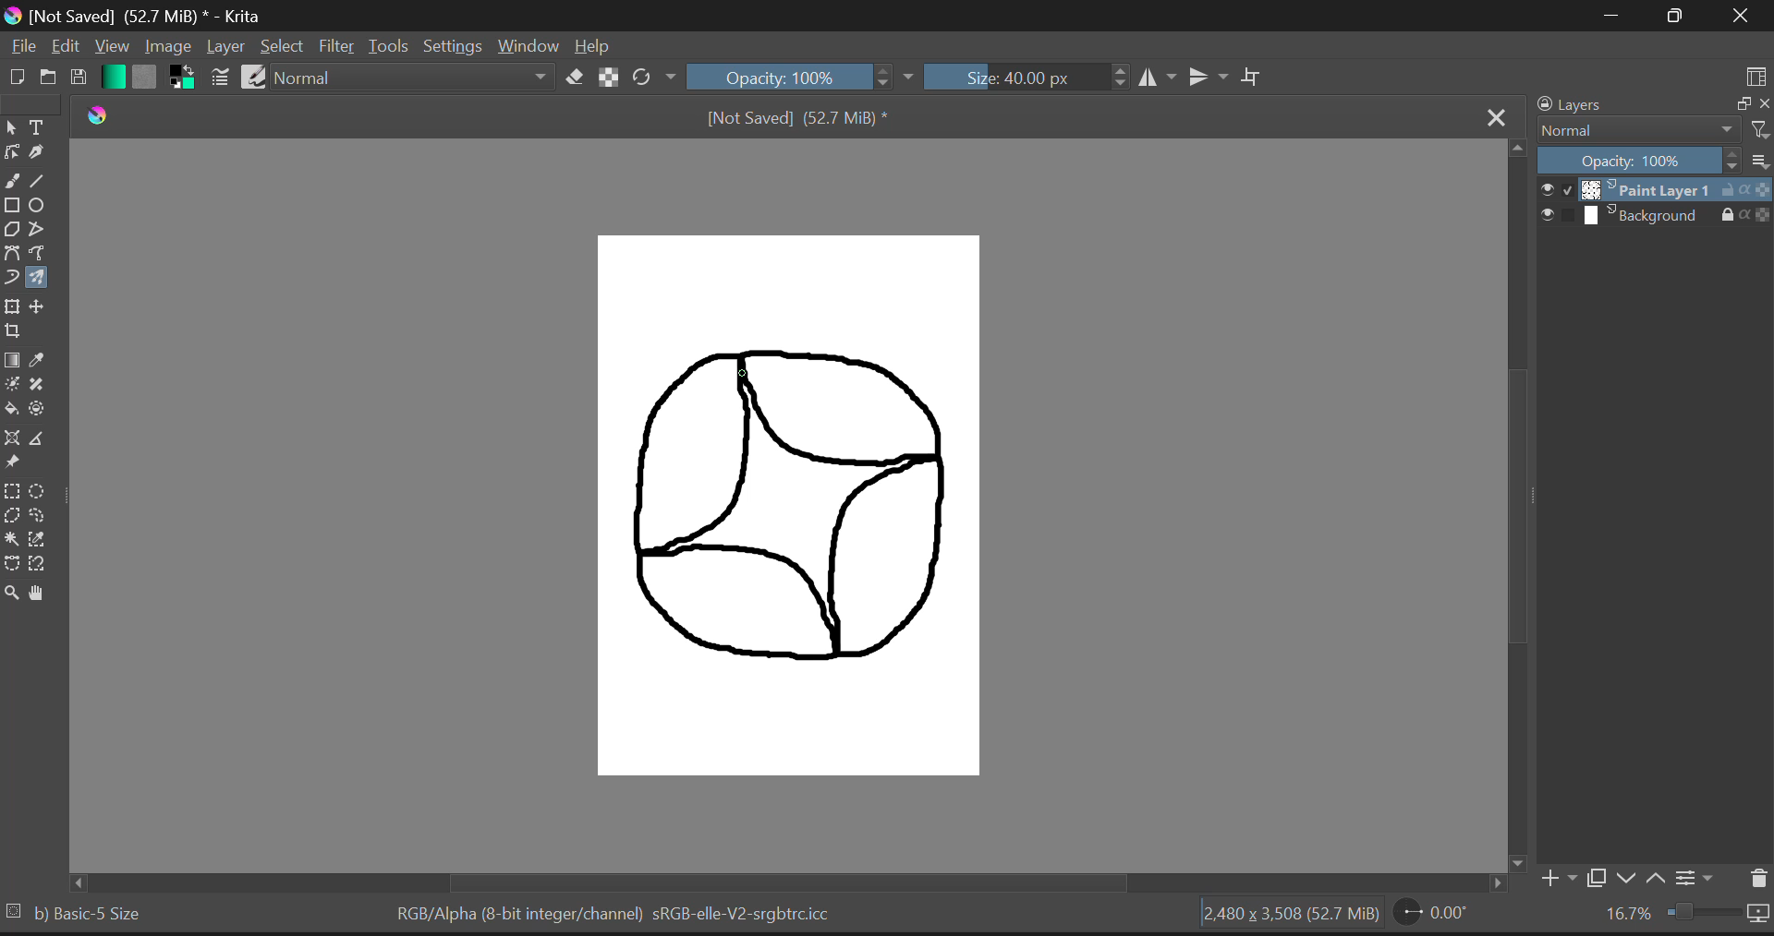  Describe the element at coordinates (1598, 878) in the screenshot. I see `Copy Layer` at that location.